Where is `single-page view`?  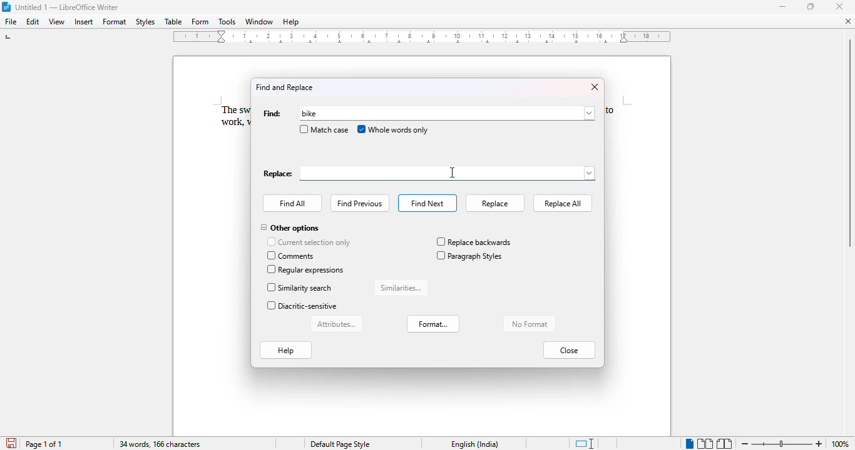
single-page view is located at coordinates (689, 444).